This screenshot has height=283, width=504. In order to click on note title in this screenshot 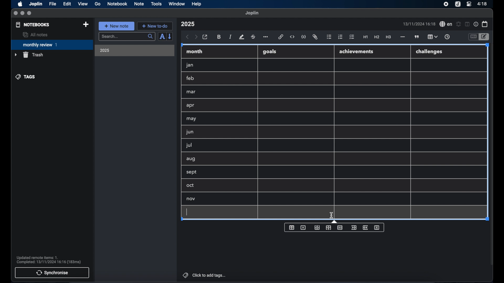, I will do `click(188, 24)`.